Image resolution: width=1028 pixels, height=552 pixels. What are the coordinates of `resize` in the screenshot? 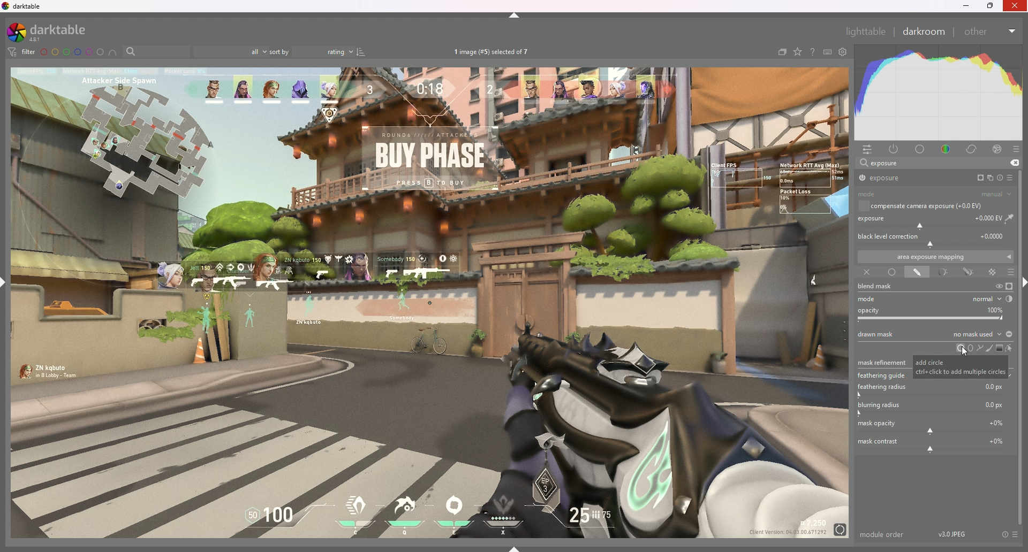 It's located at (991, 6).